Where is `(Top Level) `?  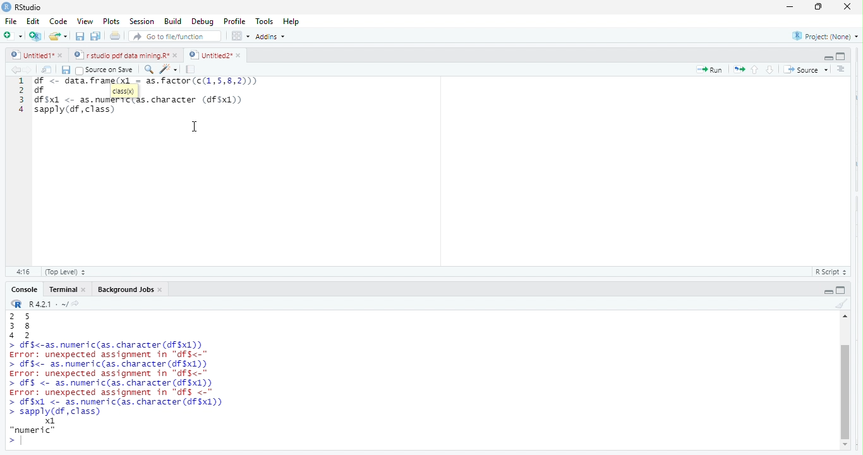
(Top Level)  is located at coordinates (63, 272).